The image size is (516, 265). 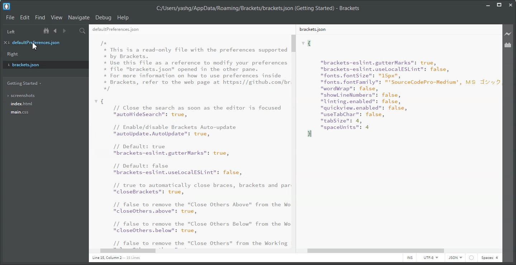 What do you see at coordinates (187, 29) in the screenshot?
I see `defaultpreferences.json File` at bounding box center [187, 29].